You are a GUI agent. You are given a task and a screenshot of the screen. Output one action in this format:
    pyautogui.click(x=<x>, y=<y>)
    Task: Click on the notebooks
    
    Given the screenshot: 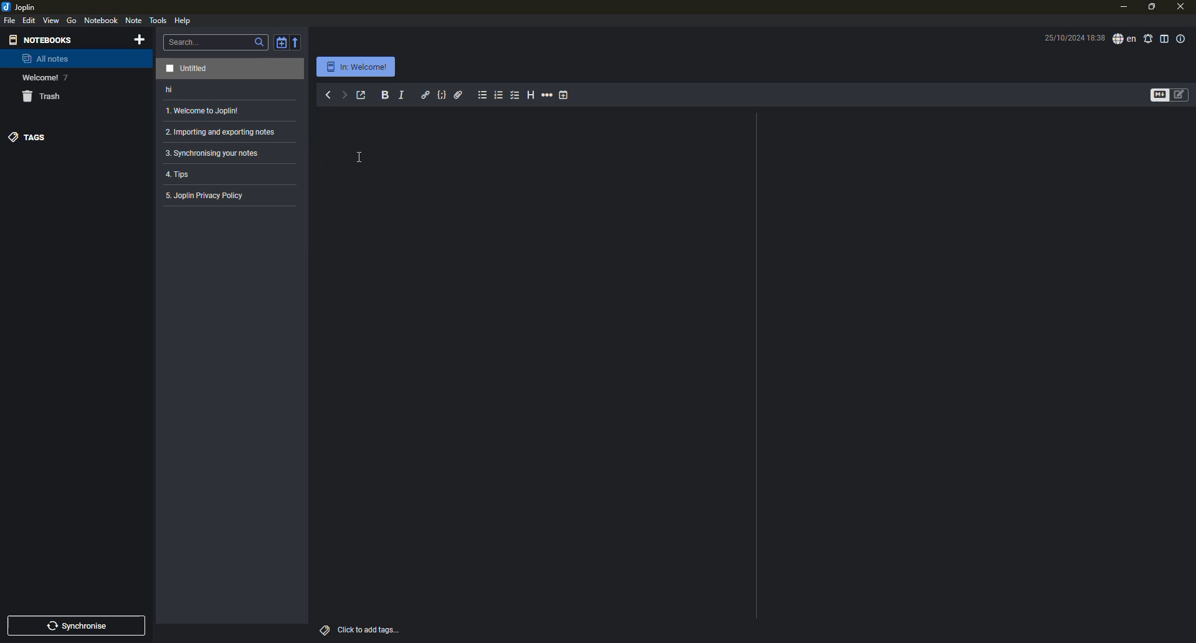 What is the action you would take?
    pyautogui.click(x=40, y=39)
    